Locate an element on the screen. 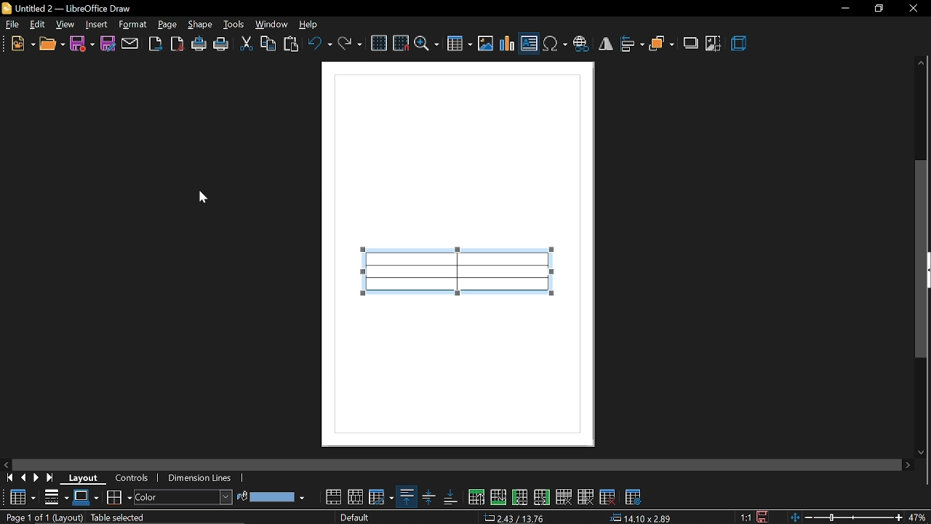 This screenshot has height=524, width=931. properties is located at coordinates (631, 500).